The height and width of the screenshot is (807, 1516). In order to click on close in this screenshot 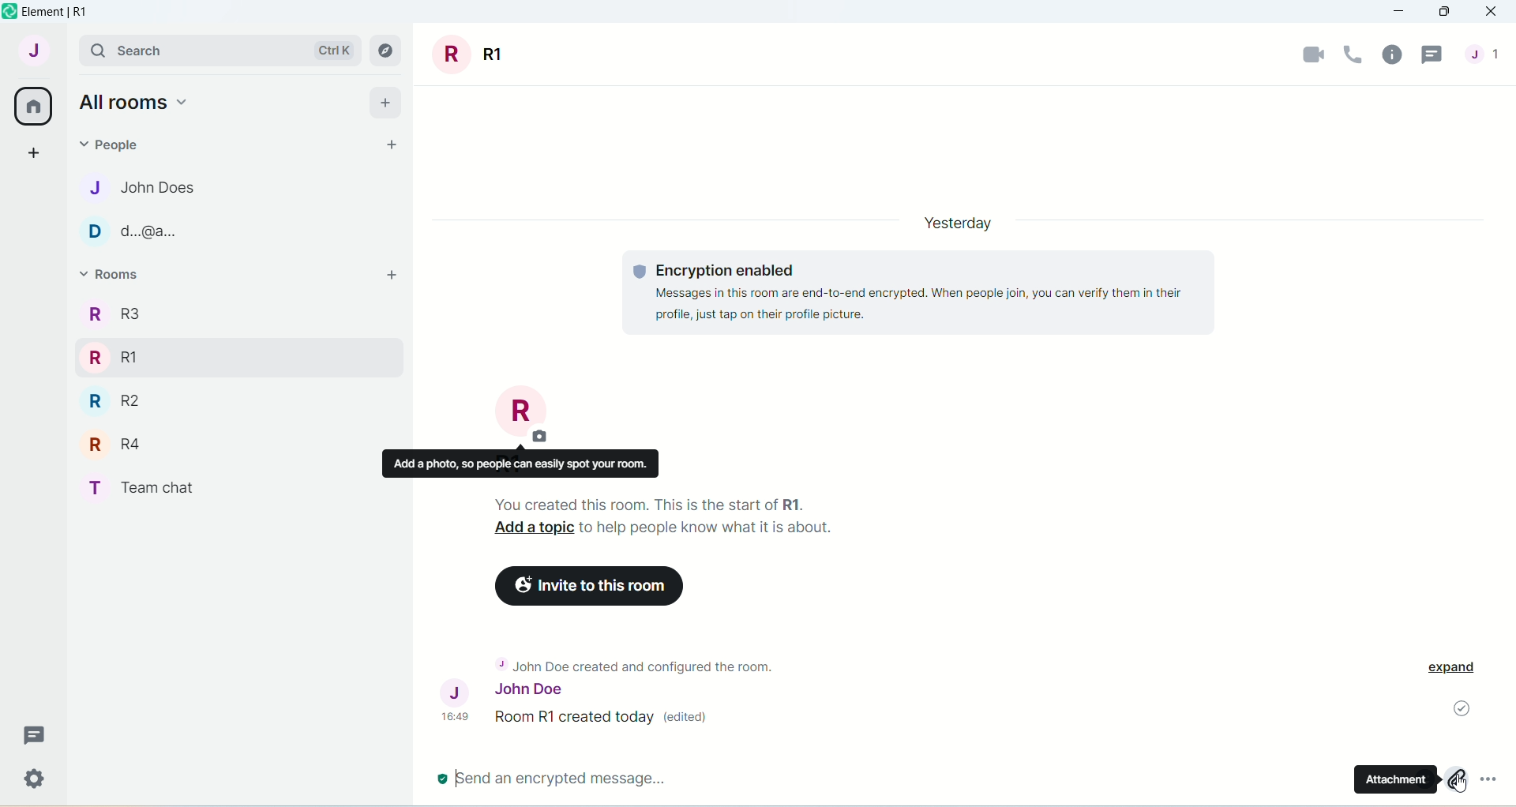, I will do `click(1492, 13)`.